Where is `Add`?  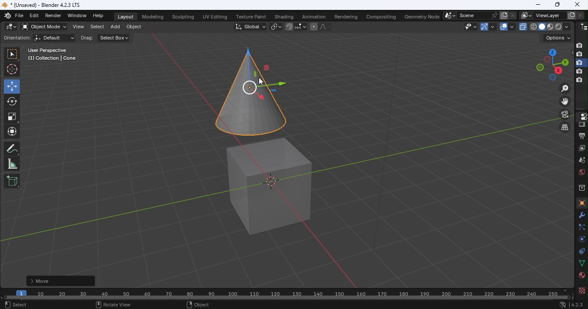
Add is located at coordinates (115, 28).